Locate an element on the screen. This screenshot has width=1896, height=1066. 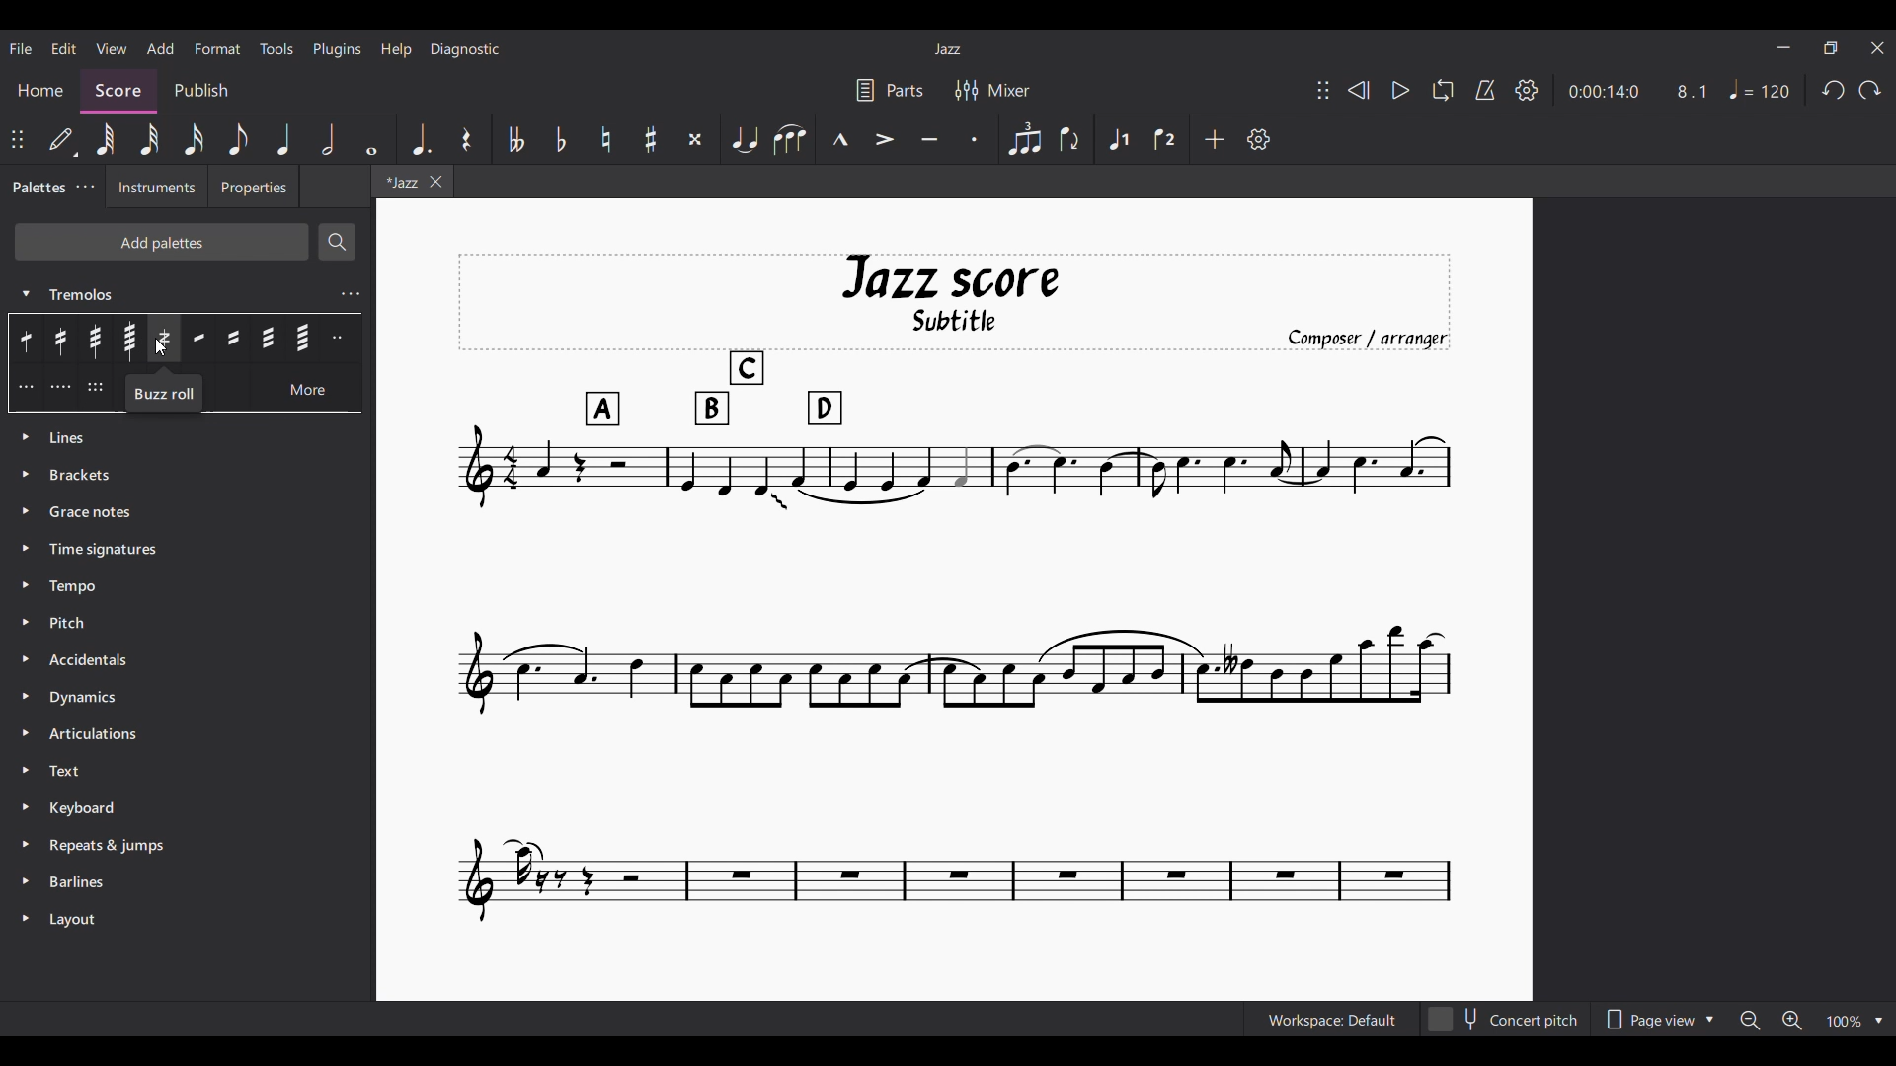
Lines is located at coordinates (190, 437).